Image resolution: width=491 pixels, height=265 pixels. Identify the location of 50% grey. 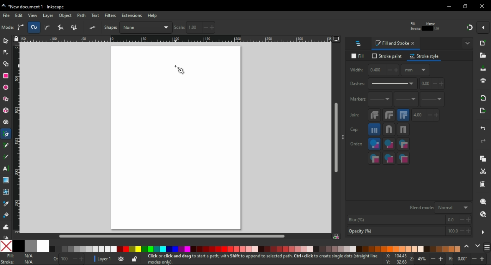
(30, 246).